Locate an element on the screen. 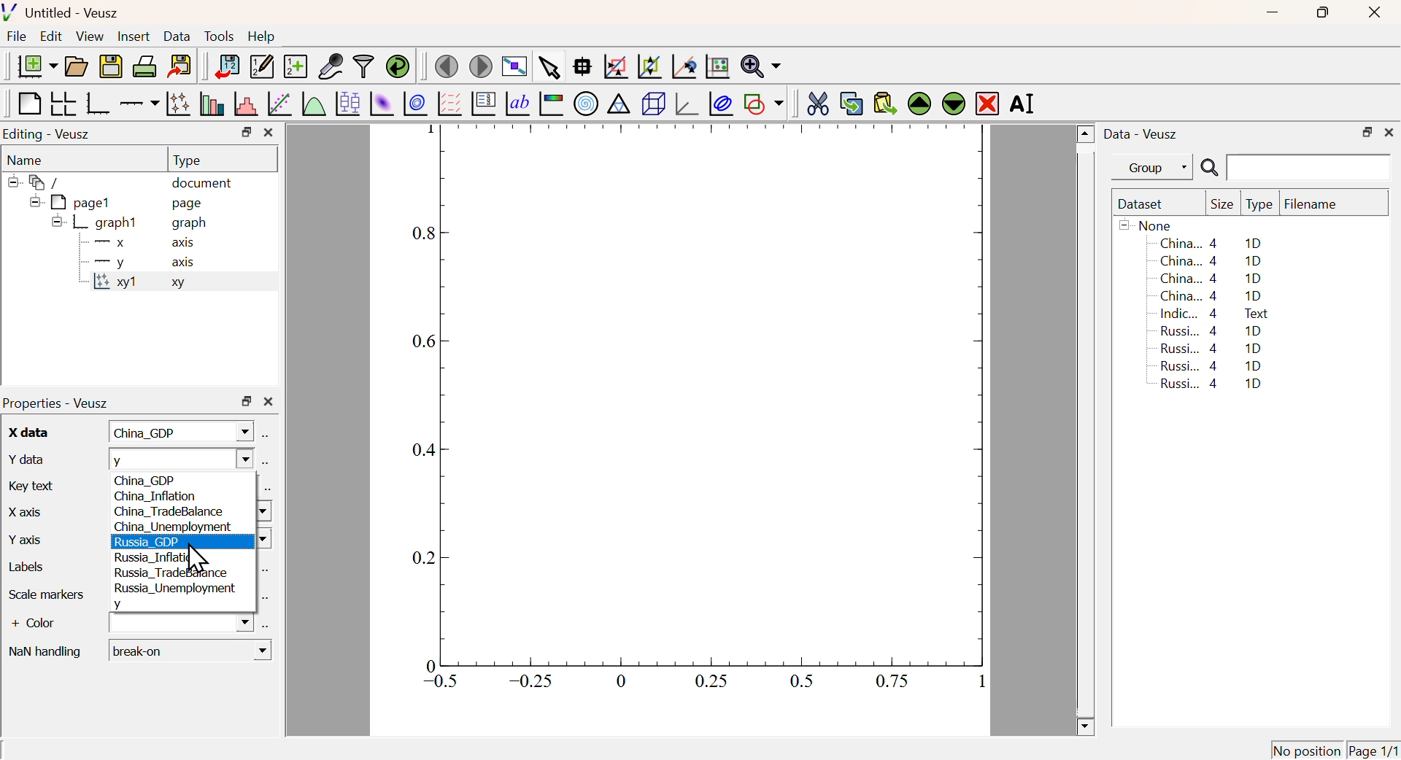  Dropdown is located at coordinates (263, 538).